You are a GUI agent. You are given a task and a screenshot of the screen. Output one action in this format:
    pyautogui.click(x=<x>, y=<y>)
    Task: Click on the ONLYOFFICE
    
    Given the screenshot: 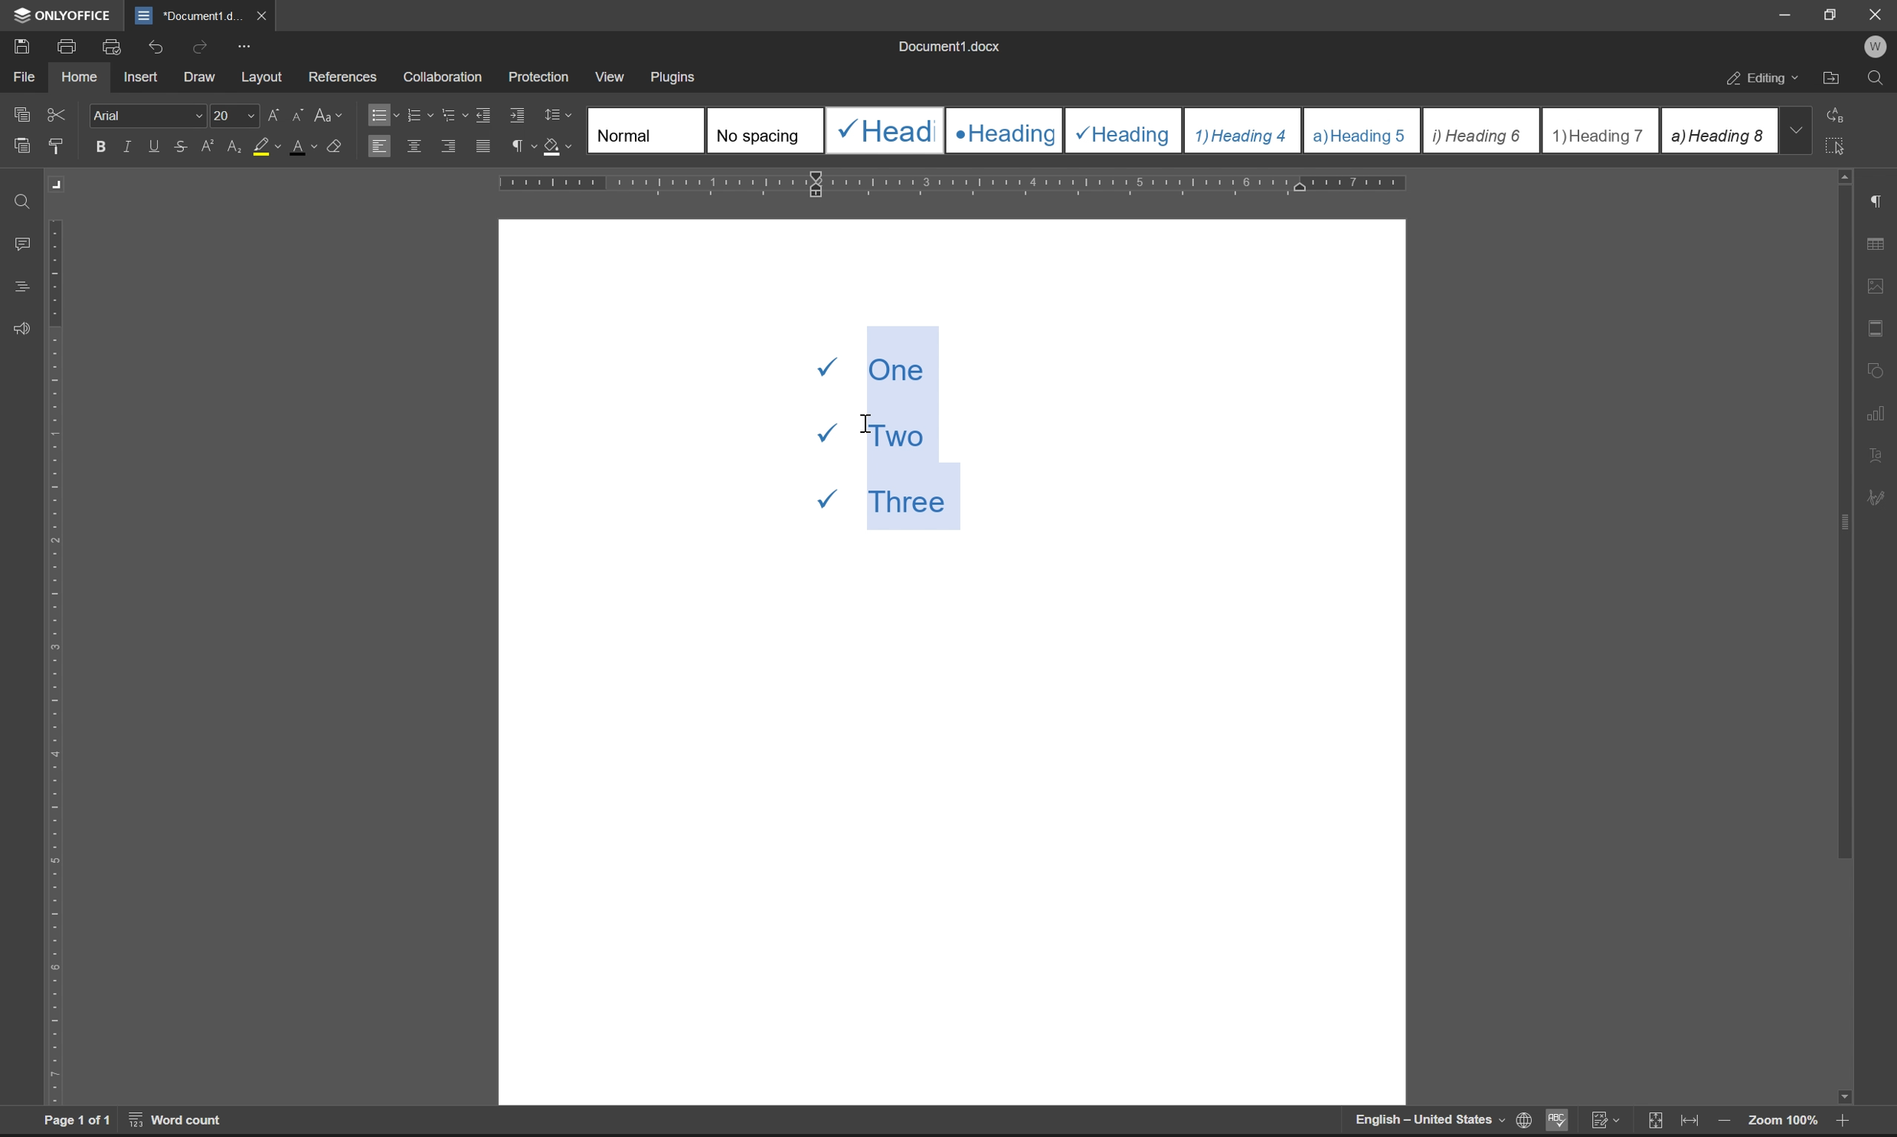 What is the action you would take?
    pyautogui.click(x=64, y=15)
    